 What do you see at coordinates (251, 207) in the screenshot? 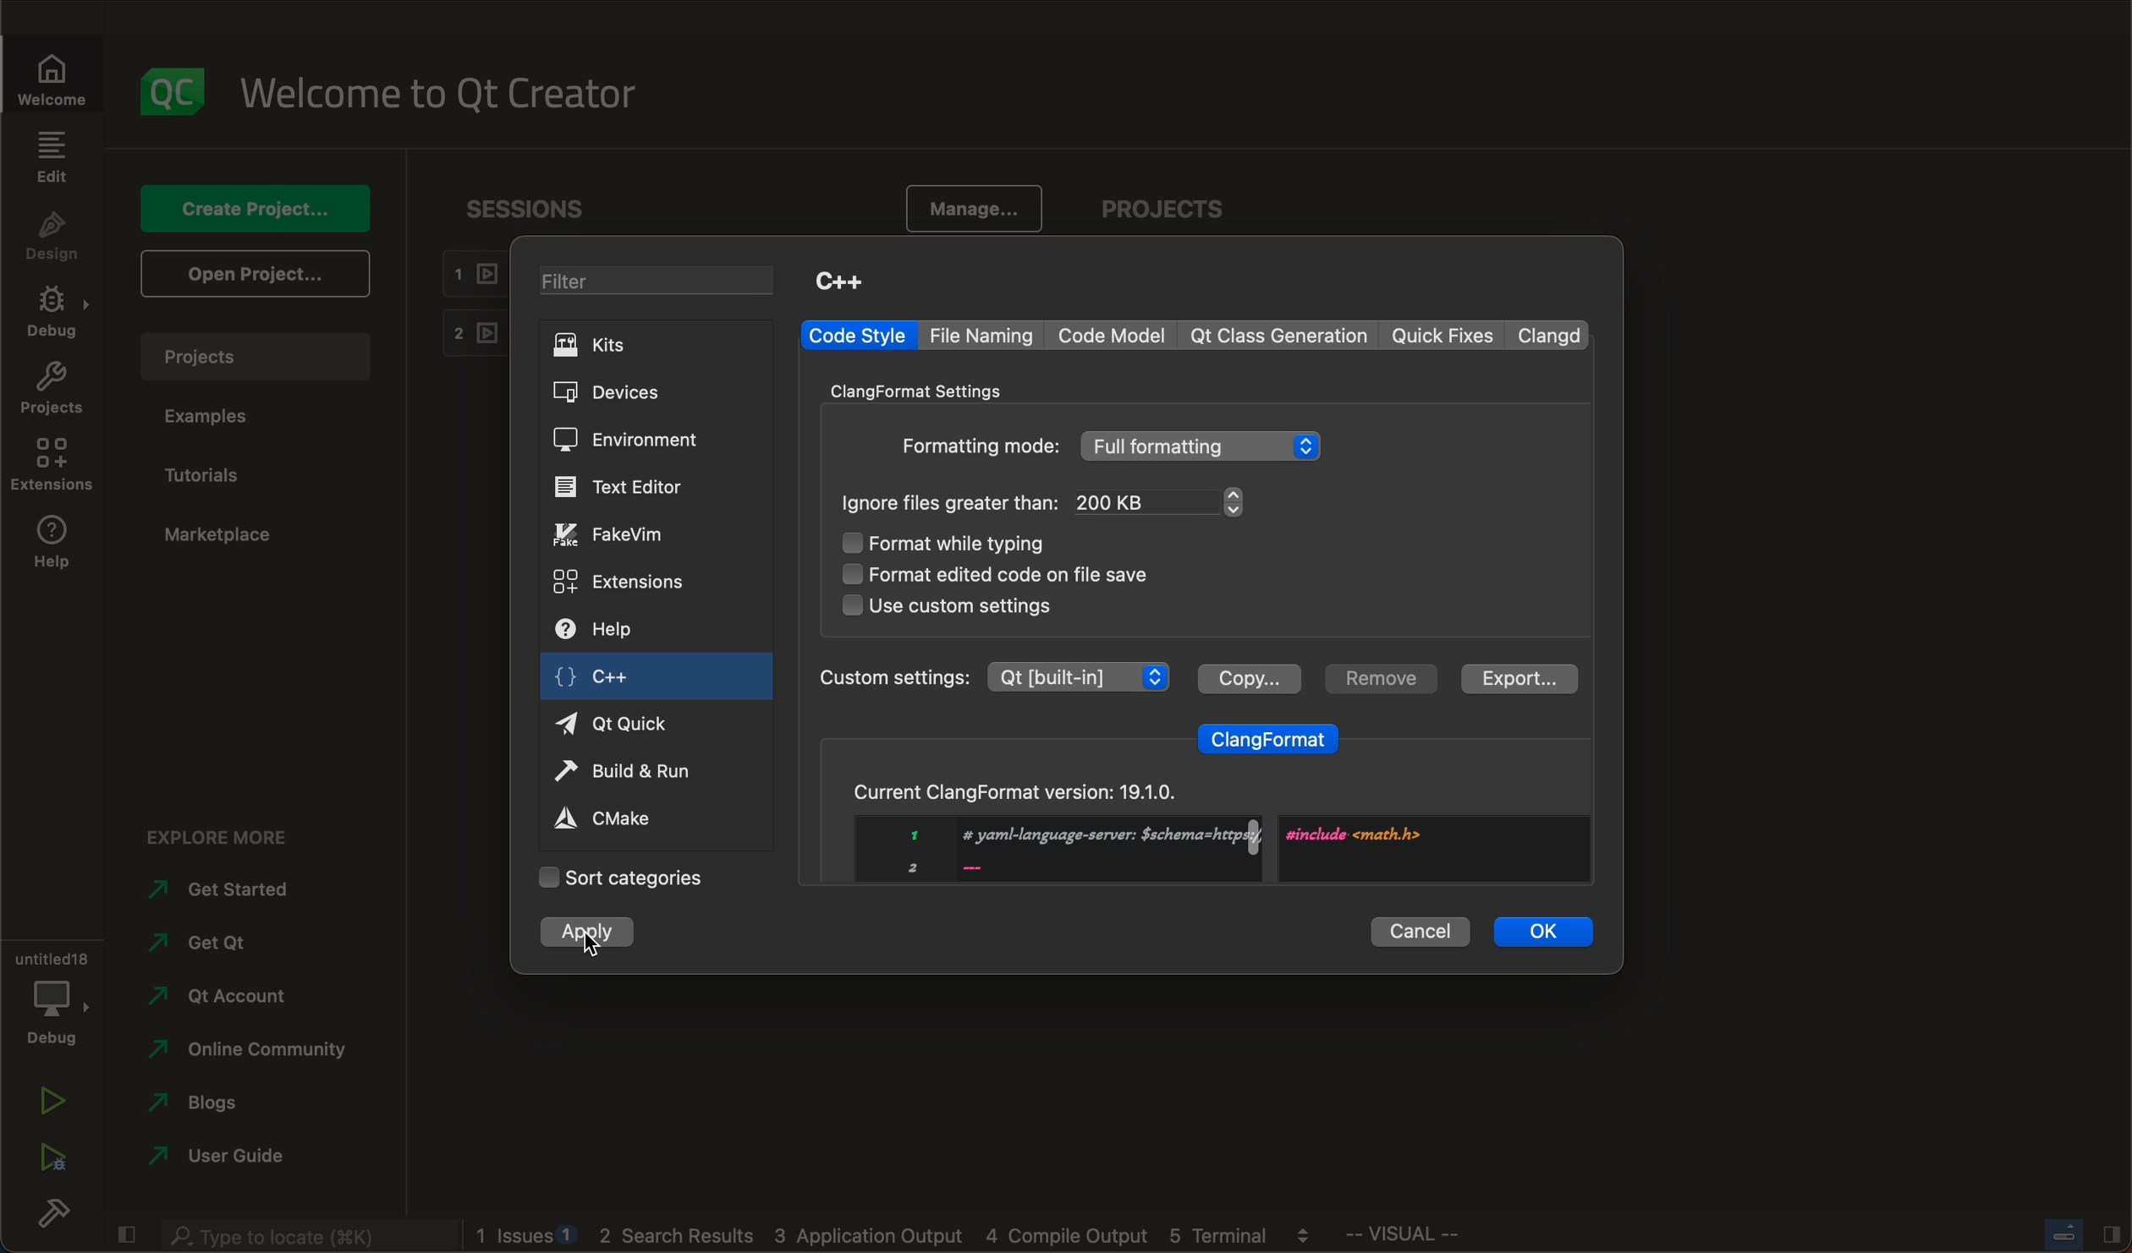
I see `create` at bounding box center [251, 207].